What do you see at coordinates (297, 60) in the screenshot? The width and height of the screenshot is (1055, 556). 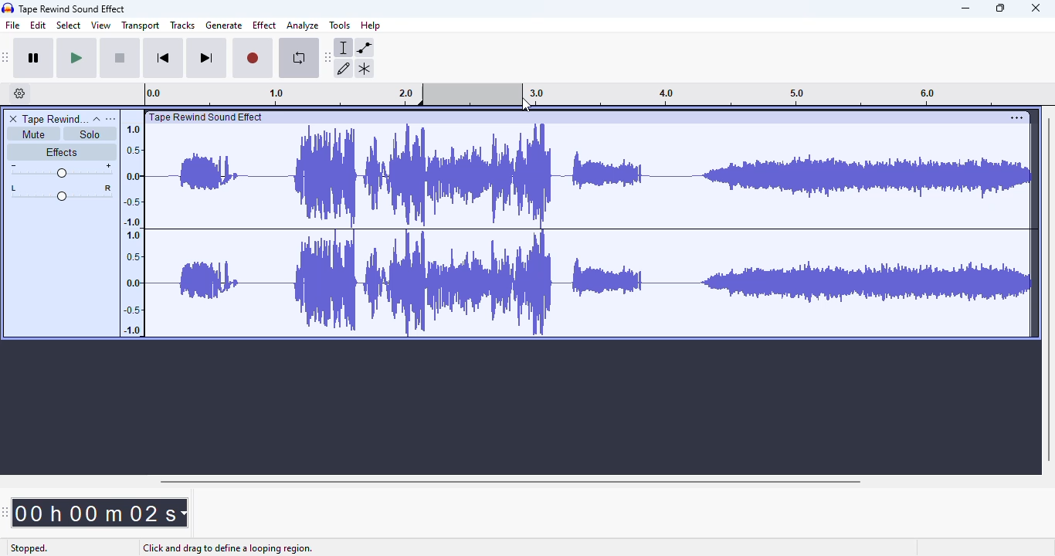 I see `enable looping` at bounding box center [297, 60].